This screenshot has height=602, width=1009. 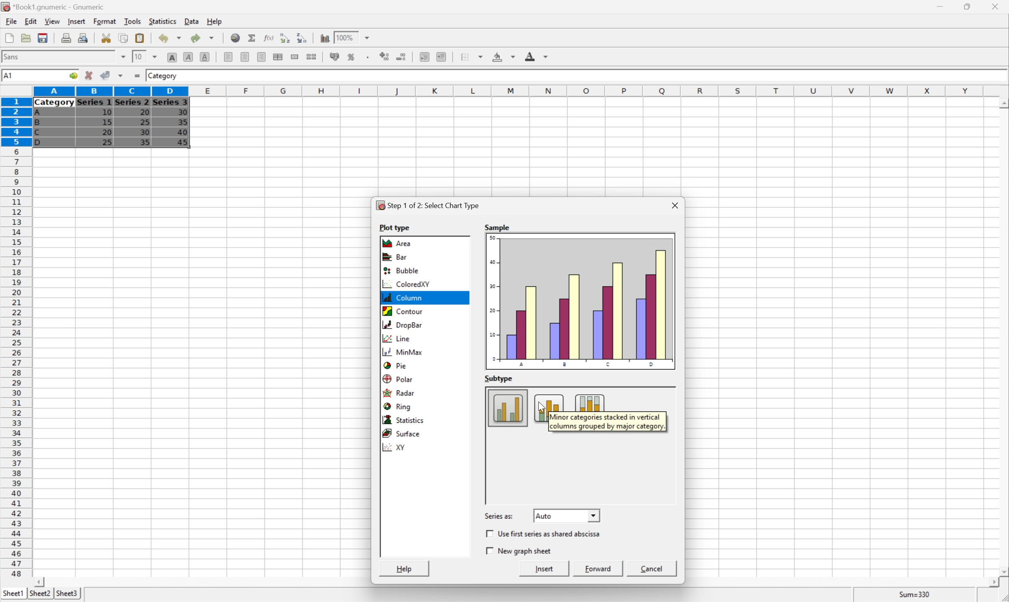 I want to click on Sort the selected region in descending order based on the first column selected, so click(x=301, y=37).